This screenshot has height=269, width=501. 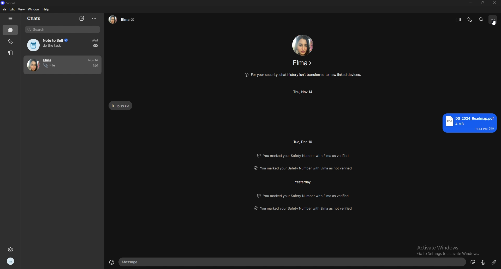 I want to click on time, so click(x=94, y=60).